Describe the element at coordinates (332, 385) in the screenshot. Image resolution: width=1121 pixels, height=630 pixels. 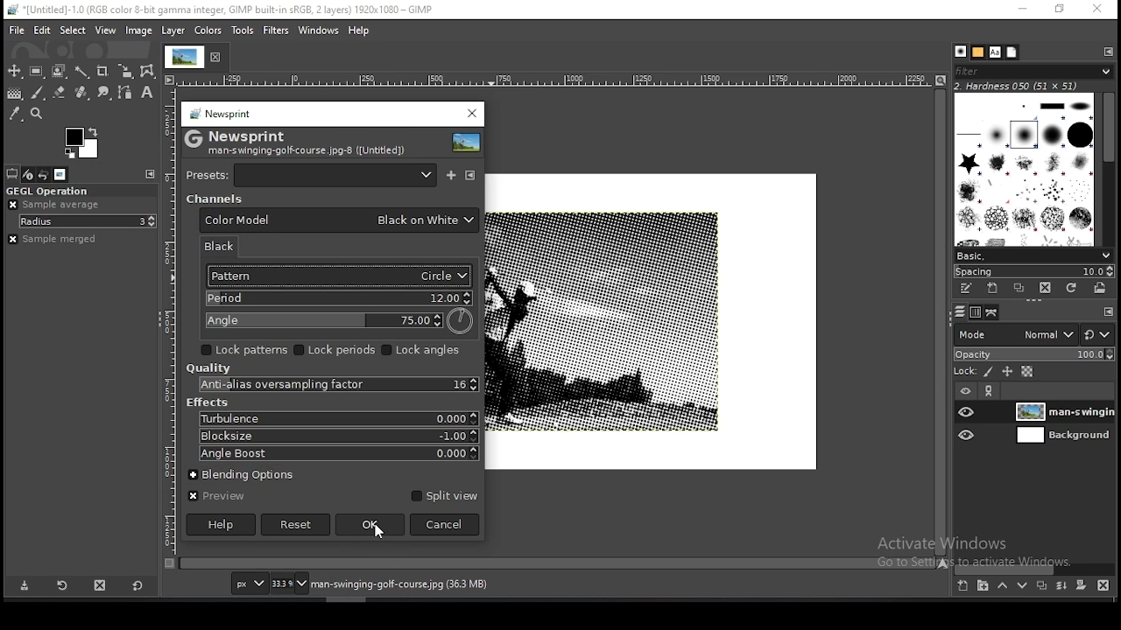
I see `anti-aliasing oversampling factor` at that location.